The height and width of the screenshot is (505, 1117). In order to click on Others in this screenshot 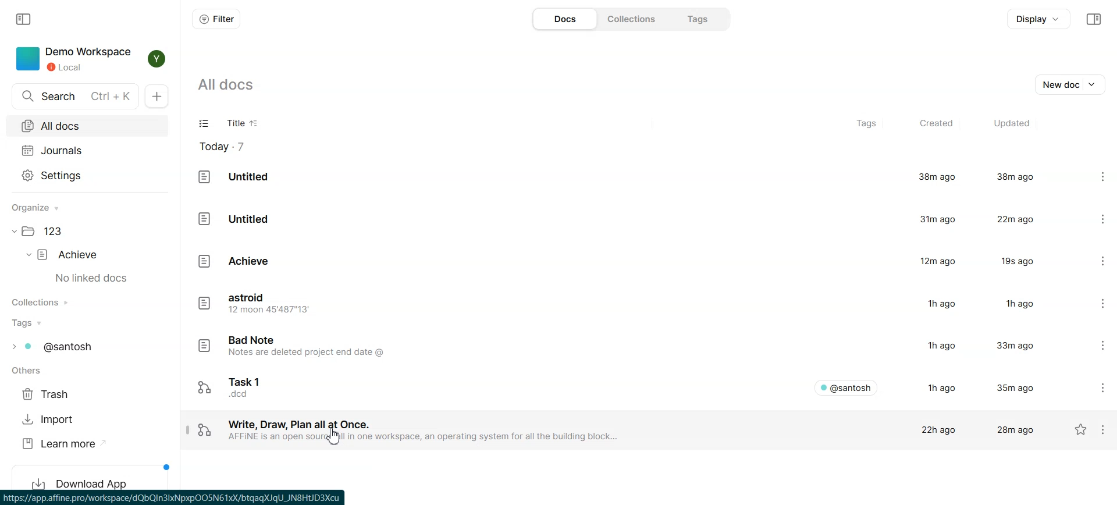, I will do `click(30, 372)`.